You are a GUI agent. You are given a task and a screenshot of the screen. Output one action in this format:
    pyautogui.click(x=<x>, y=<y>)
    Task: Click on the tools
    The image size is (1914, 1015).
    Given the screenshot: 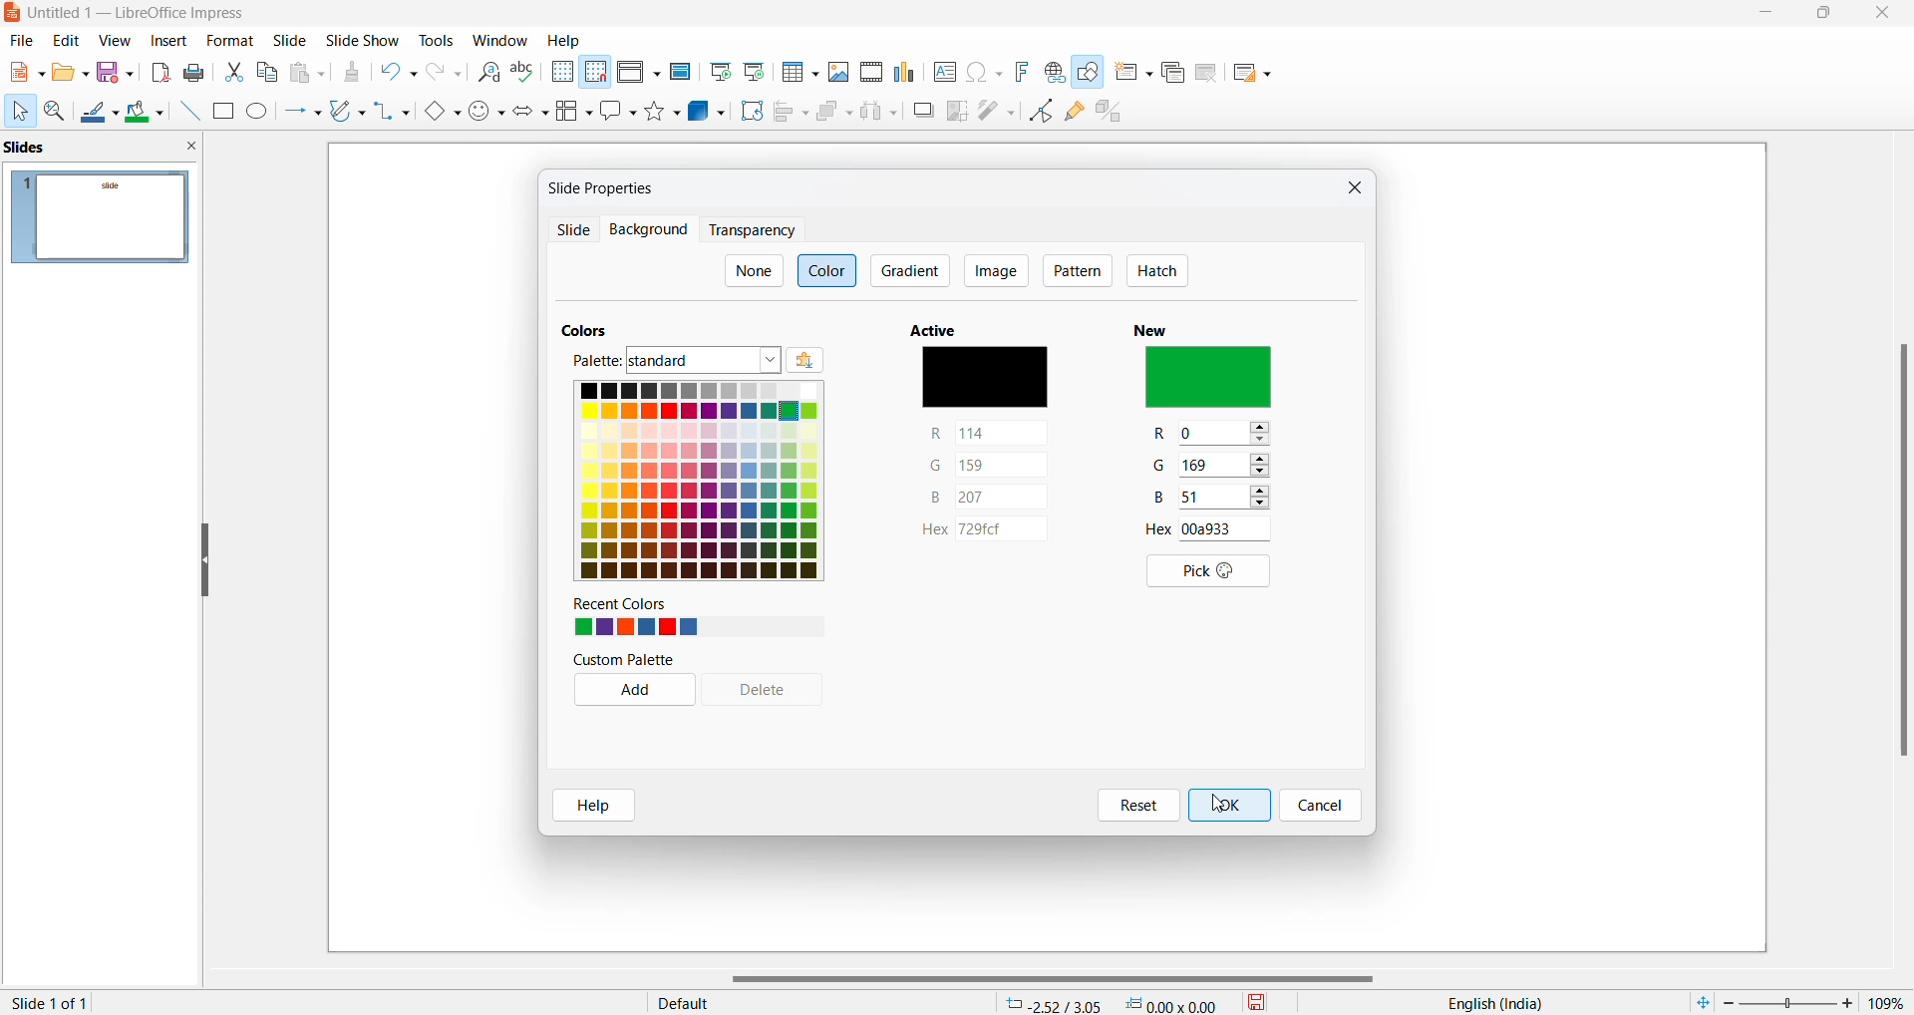 What is the action you would take?
    pyautogui.click(x=438, y=39)
    